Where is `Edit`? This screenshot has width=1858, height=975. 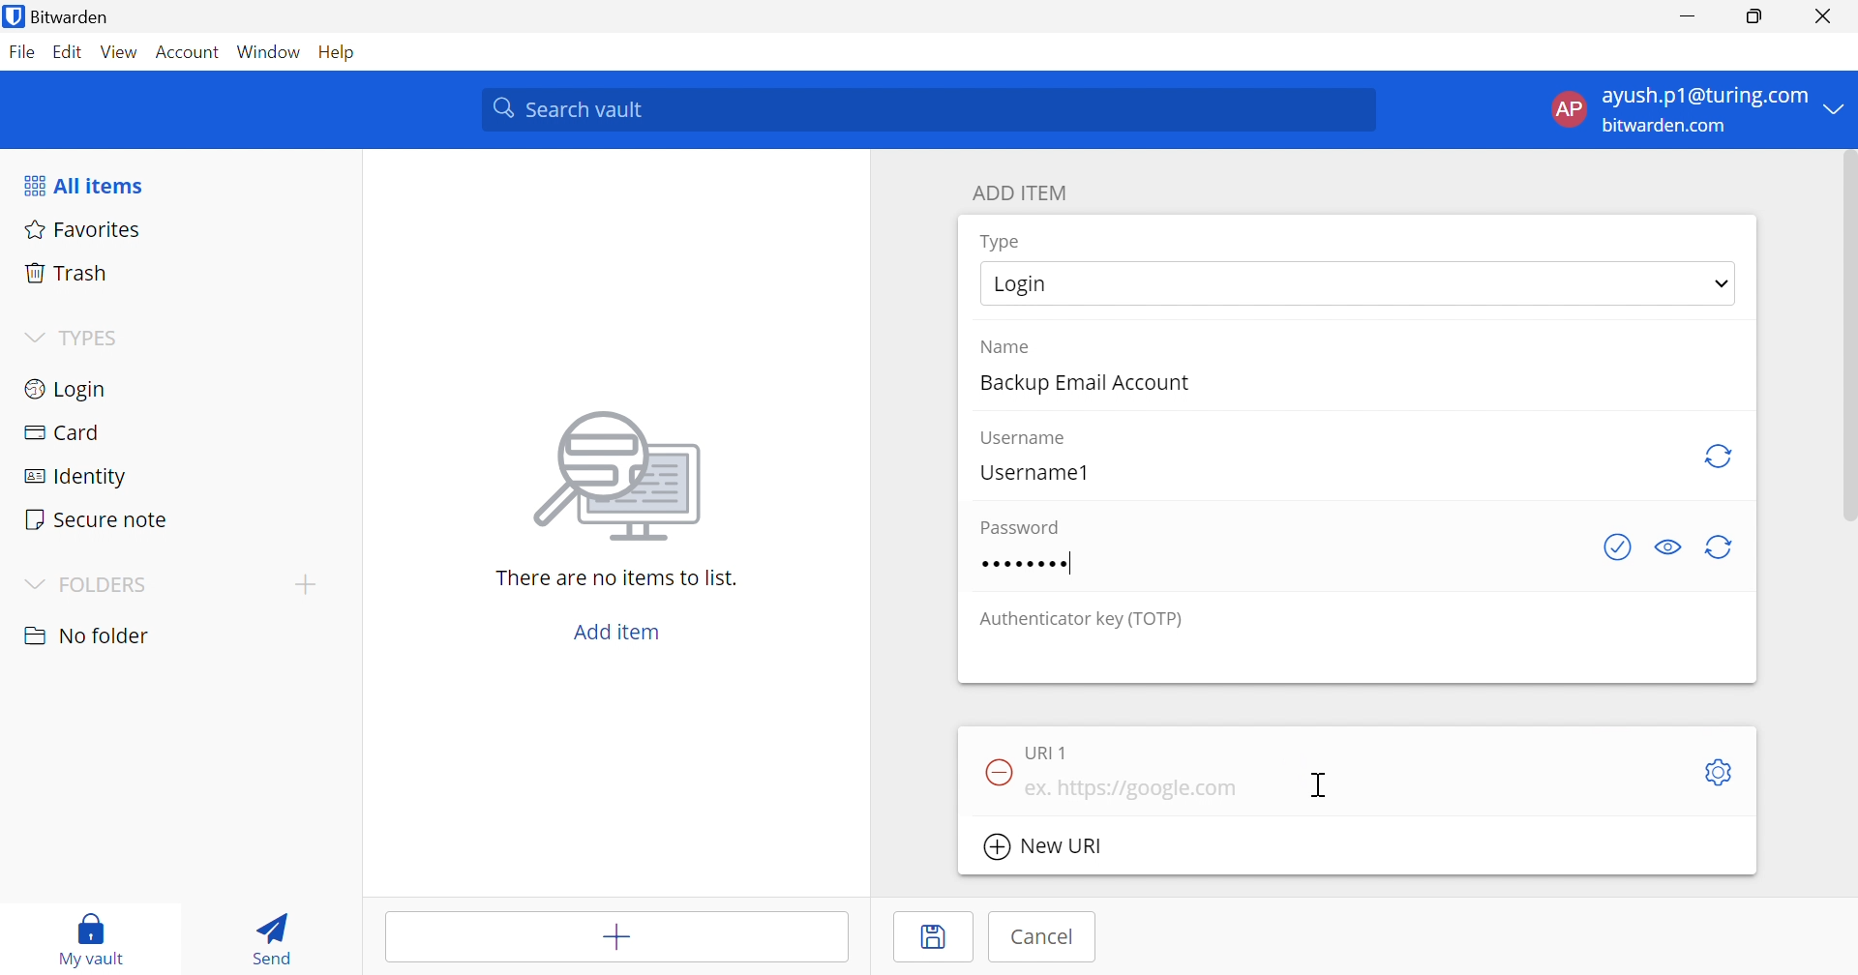 Edit is located at coordinates (68, 51).